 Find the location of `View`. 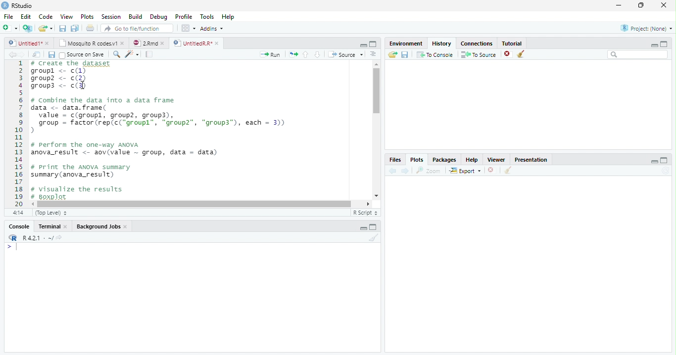

View is located at coordinates (66, 17).